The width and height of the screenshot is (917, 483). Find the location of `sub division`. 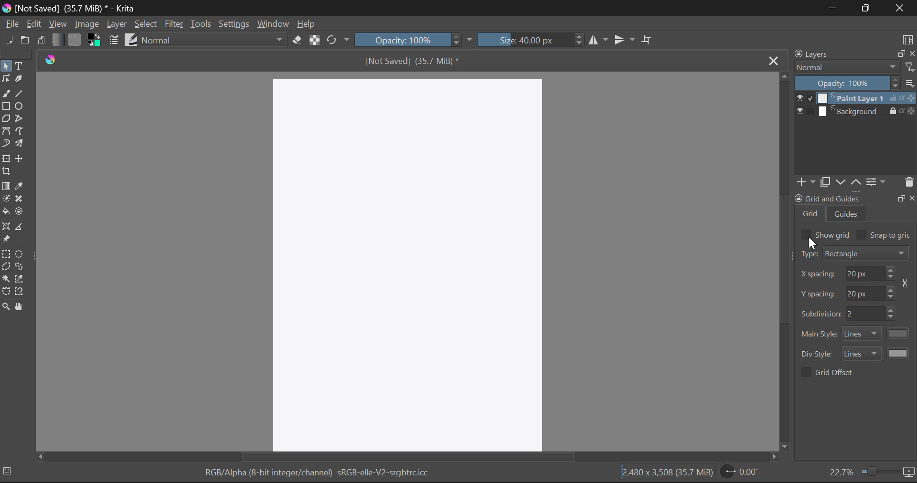

sub division is located at coordinates (821, 313).